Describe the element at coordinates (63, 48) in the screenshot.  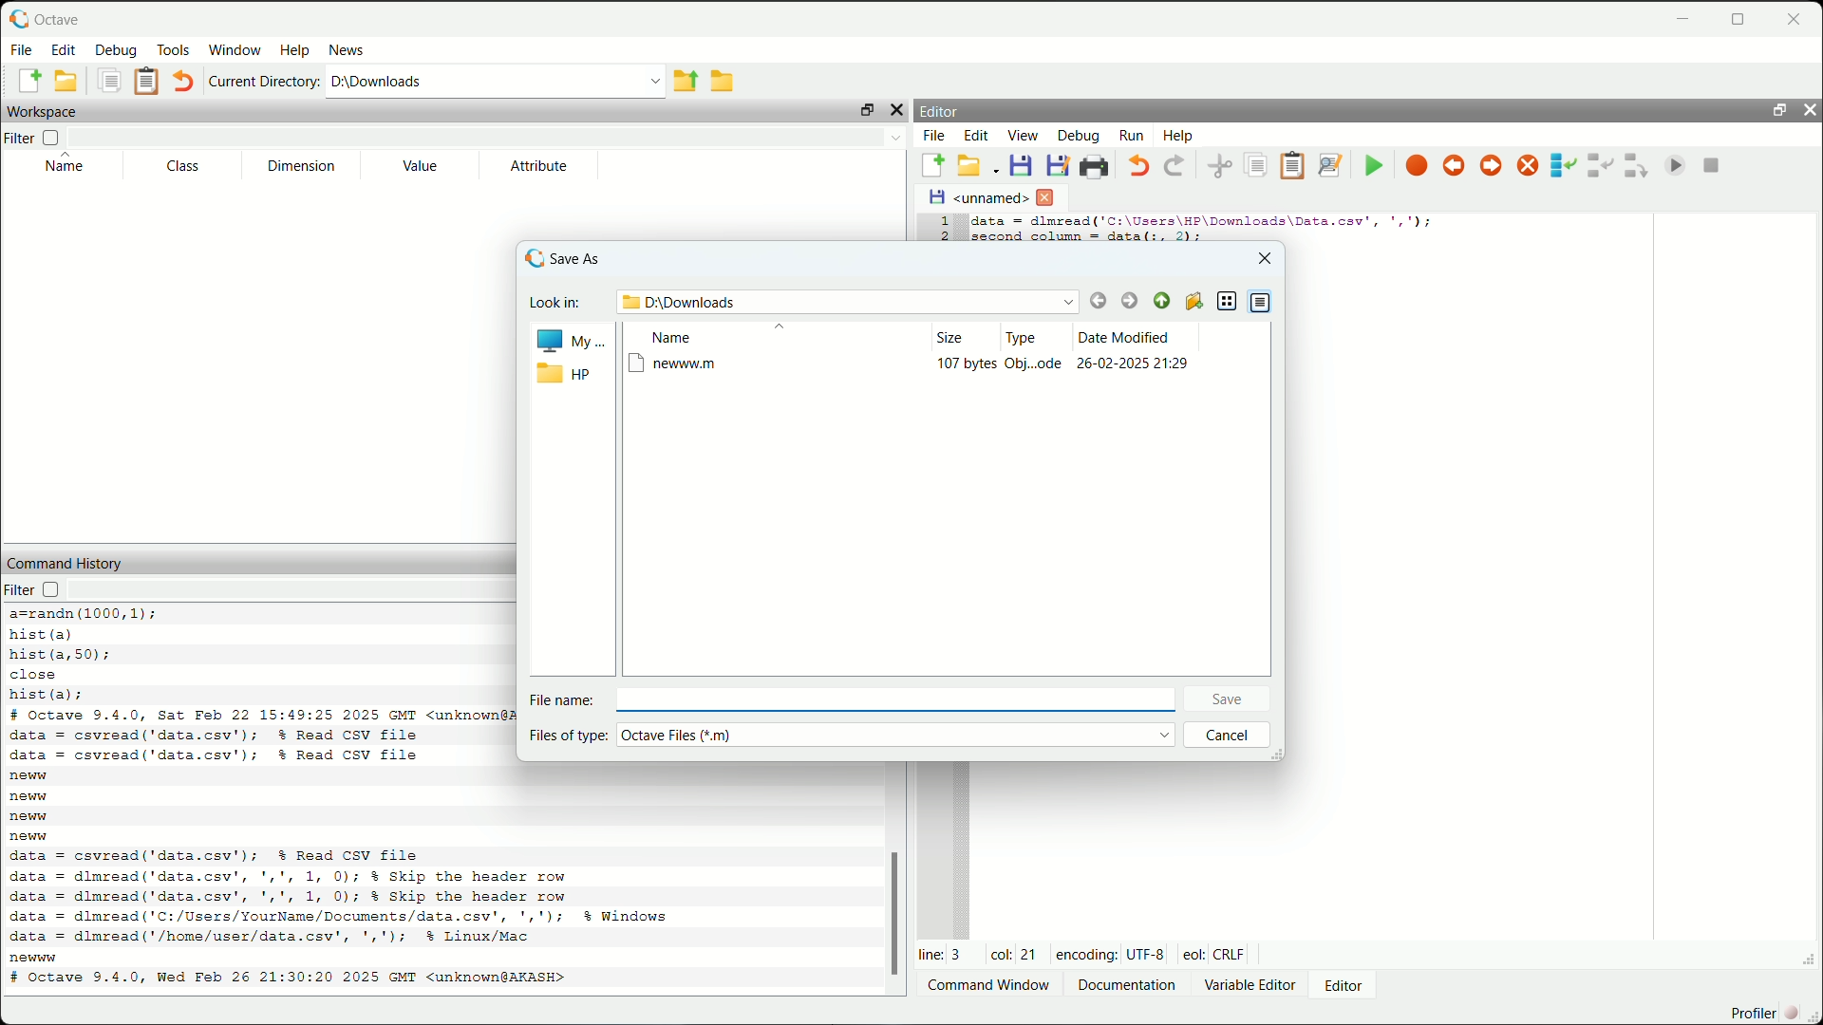
I see `edit` at that location.